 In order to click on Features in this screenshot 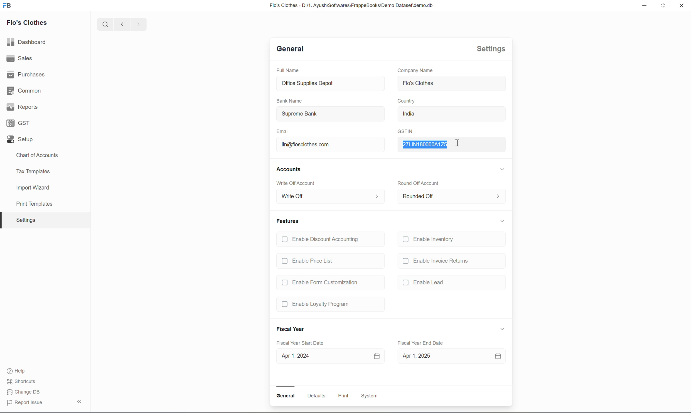, I will do `click(289, 221)`.